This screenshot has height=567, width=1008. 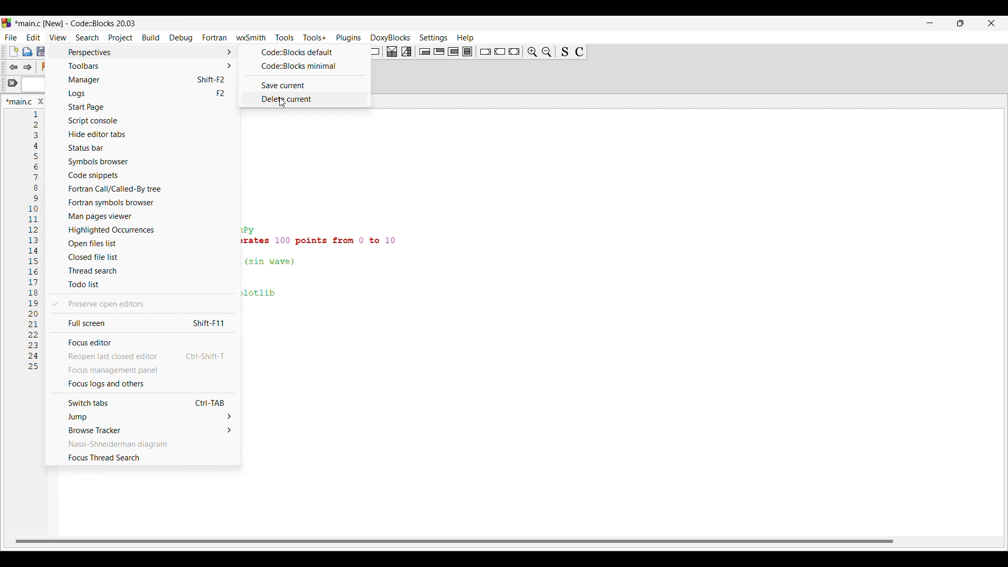 What do you see at coordinates (425, 51) in the screenshot?
I see `Entry condition loop` at bounding box center [425, 51].